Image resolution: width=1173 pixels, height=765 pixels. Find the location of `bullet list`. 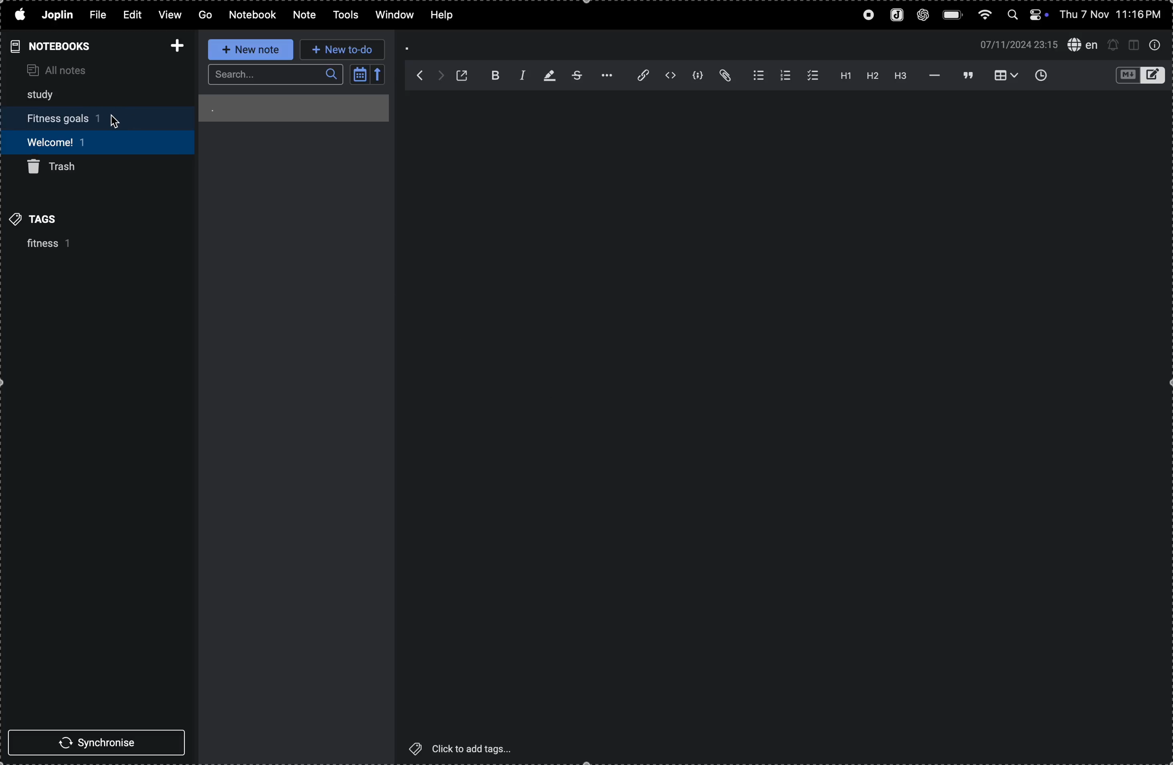

bullet list is located at coordinates (754, 75).